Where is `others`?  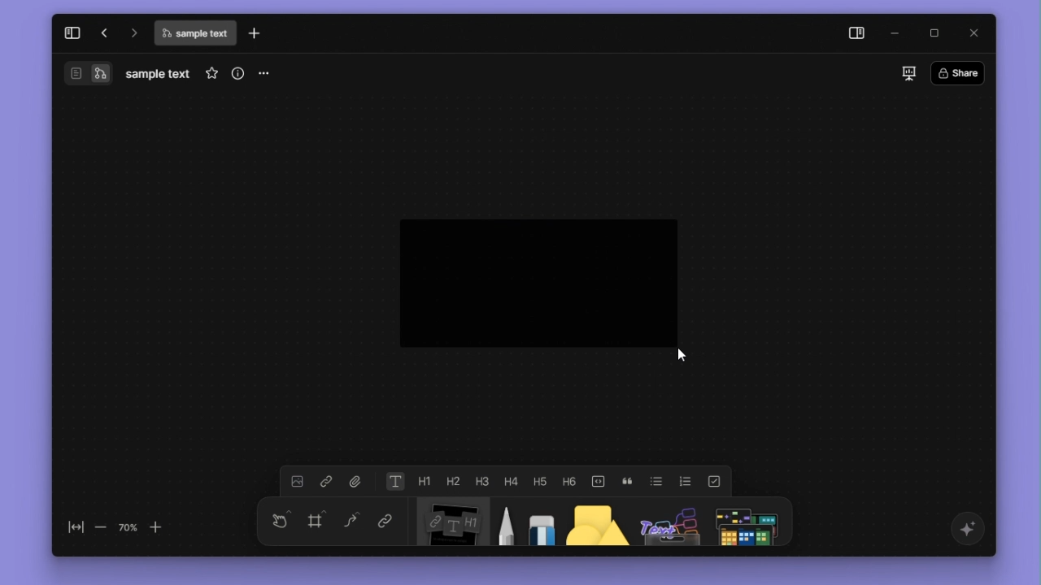 others is located at coordinates (666, 523).